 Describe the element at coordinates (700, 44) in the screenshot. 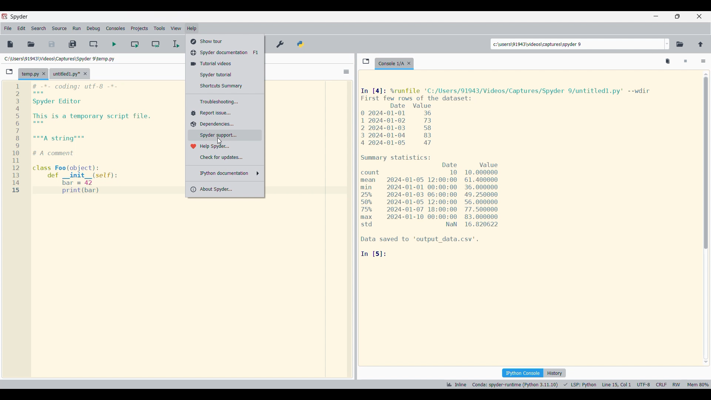

I see `Change to parent directory` at that location.